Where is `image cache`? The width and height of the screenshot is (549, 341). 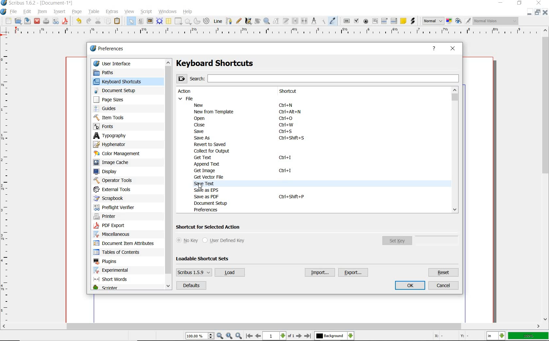 image cache is located at coordinates (115, 163).